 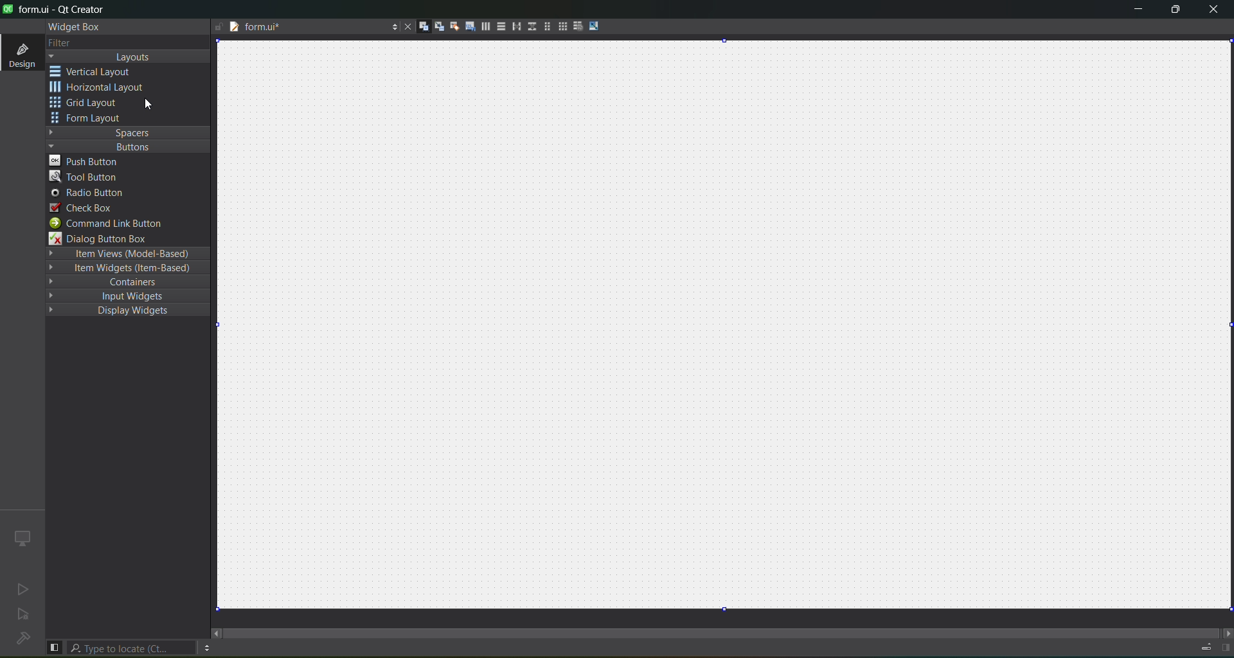 I want to click on search, so click(x=132, y=648).